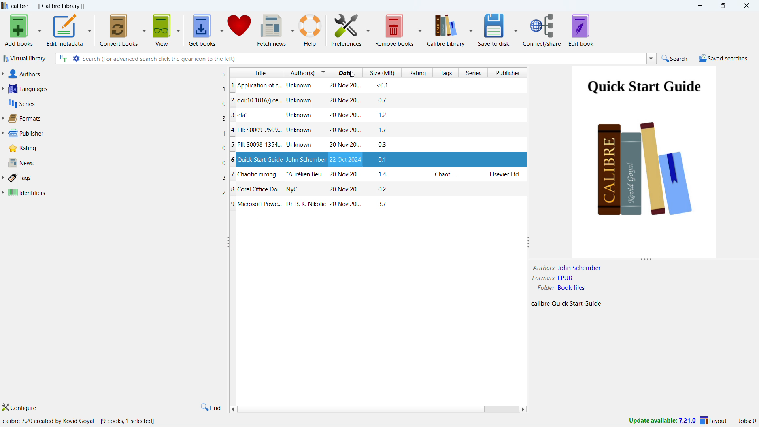 This screenshot has height=427, width=759. Describe the element at coordinates (345, 131) in the screenshot. I see `20 Nov 20..` at that location.